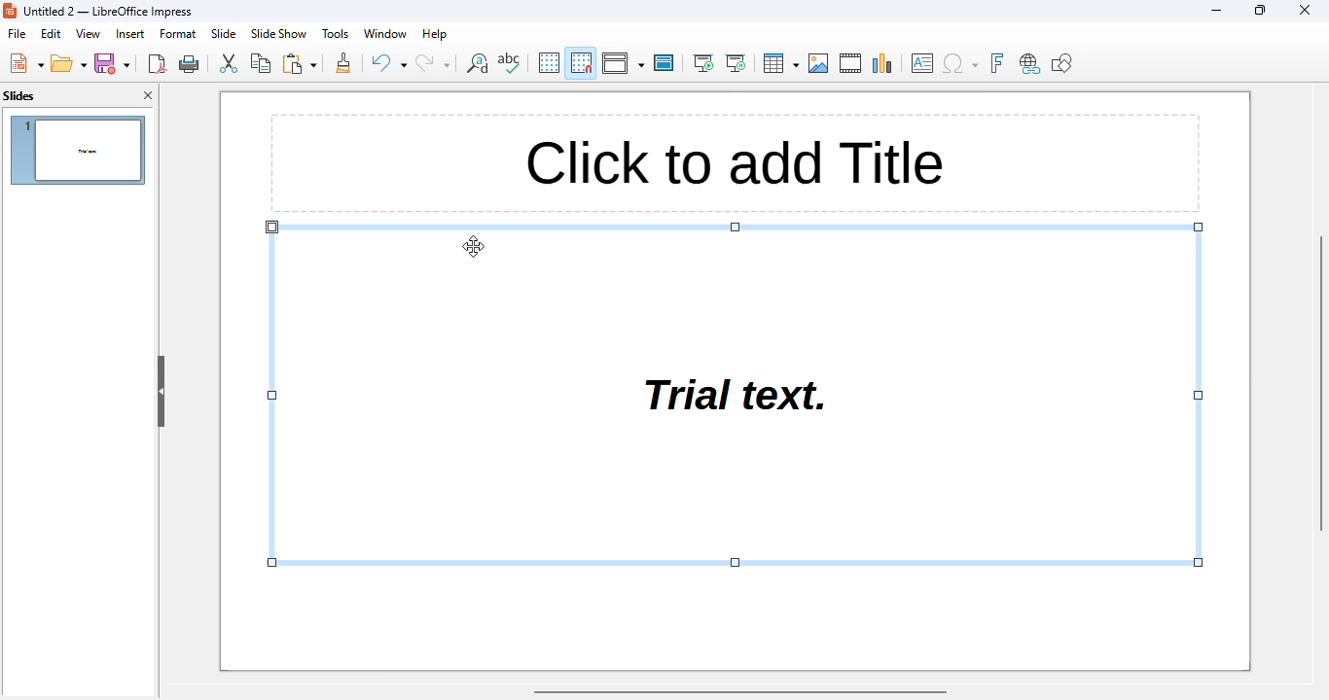 The height and width of the screenshot is (700, 1329). Describe the element at coordinates (90, 34) in the screenshot. I see `view` at that location.